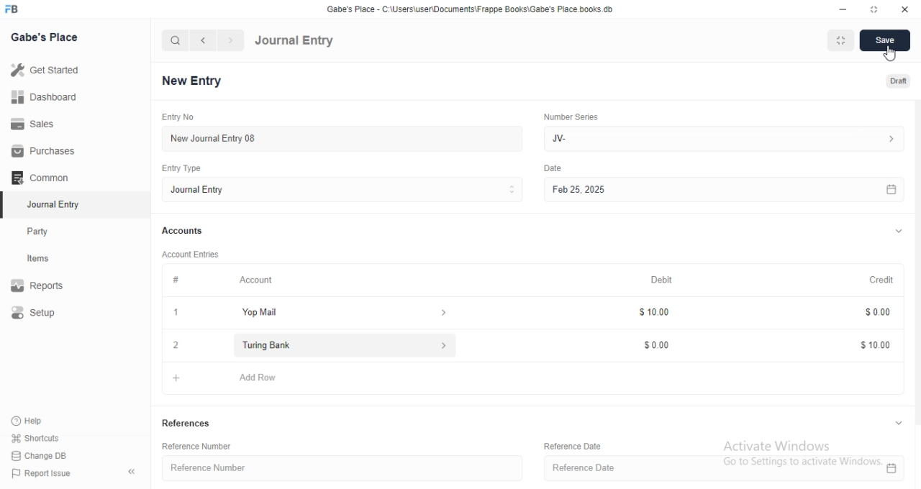 The image size is (921, 489). I want to click on expand/collapse, so click(894, 424).